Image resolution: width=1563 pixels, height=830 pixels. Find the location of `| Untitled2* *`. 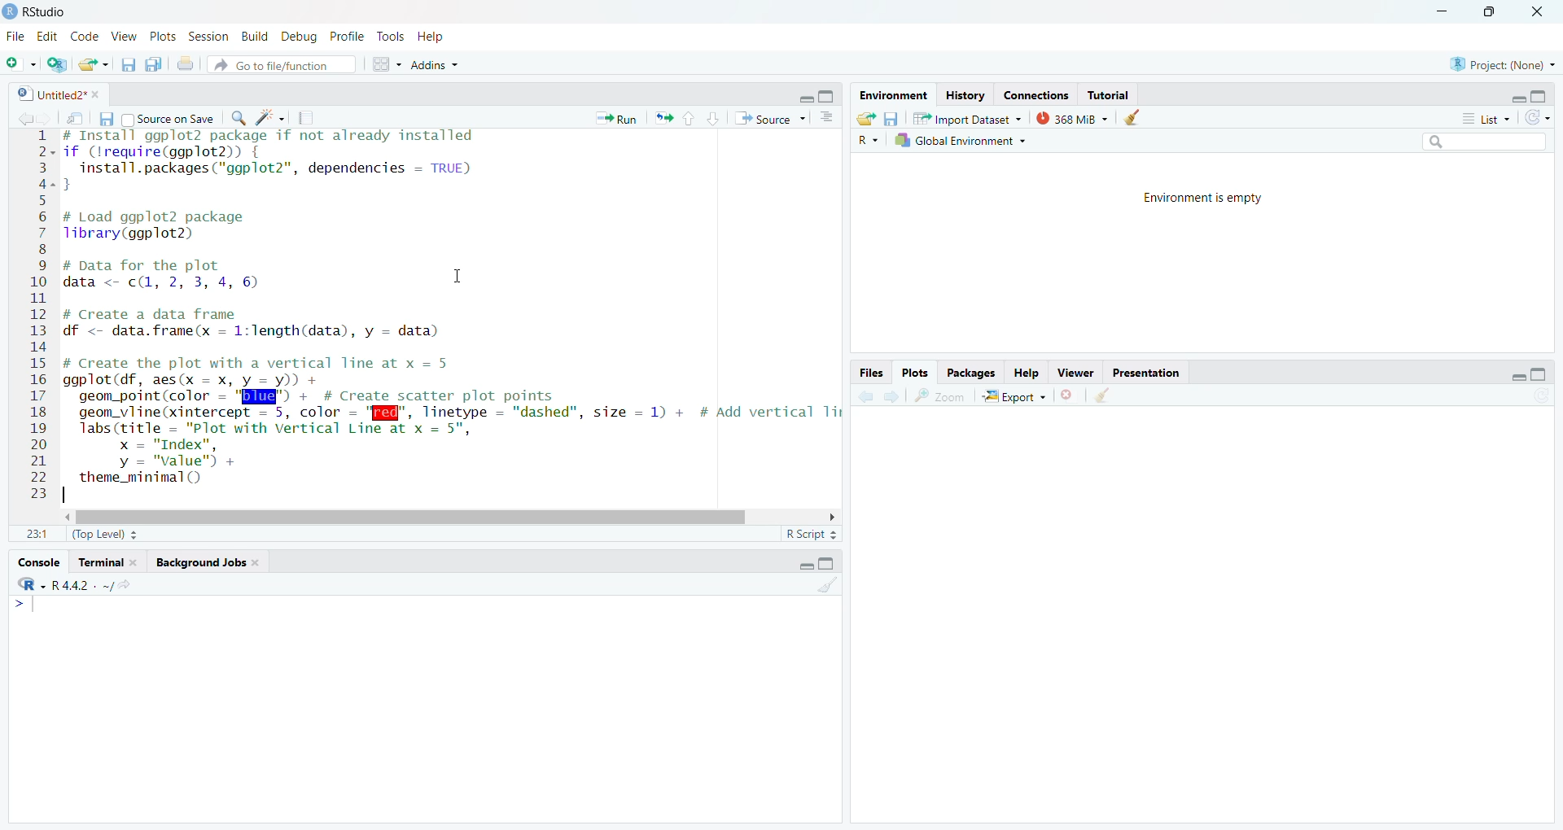

| Untitled2* * is located at coordinates (53, 93).